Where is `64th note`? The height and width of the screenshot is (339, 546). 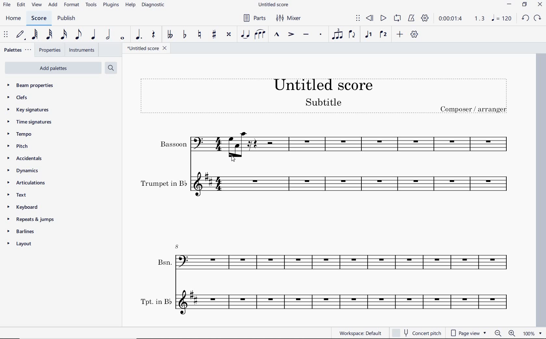
64th note is located at coordinates (35, 35).